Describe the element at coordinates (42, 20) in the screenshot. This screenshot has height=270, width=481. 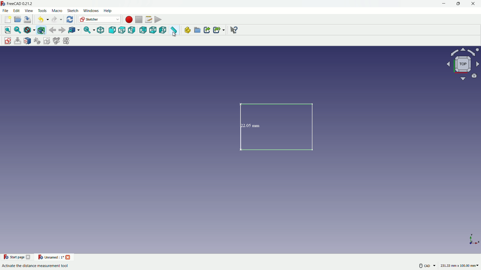
I see `undo` at that location.